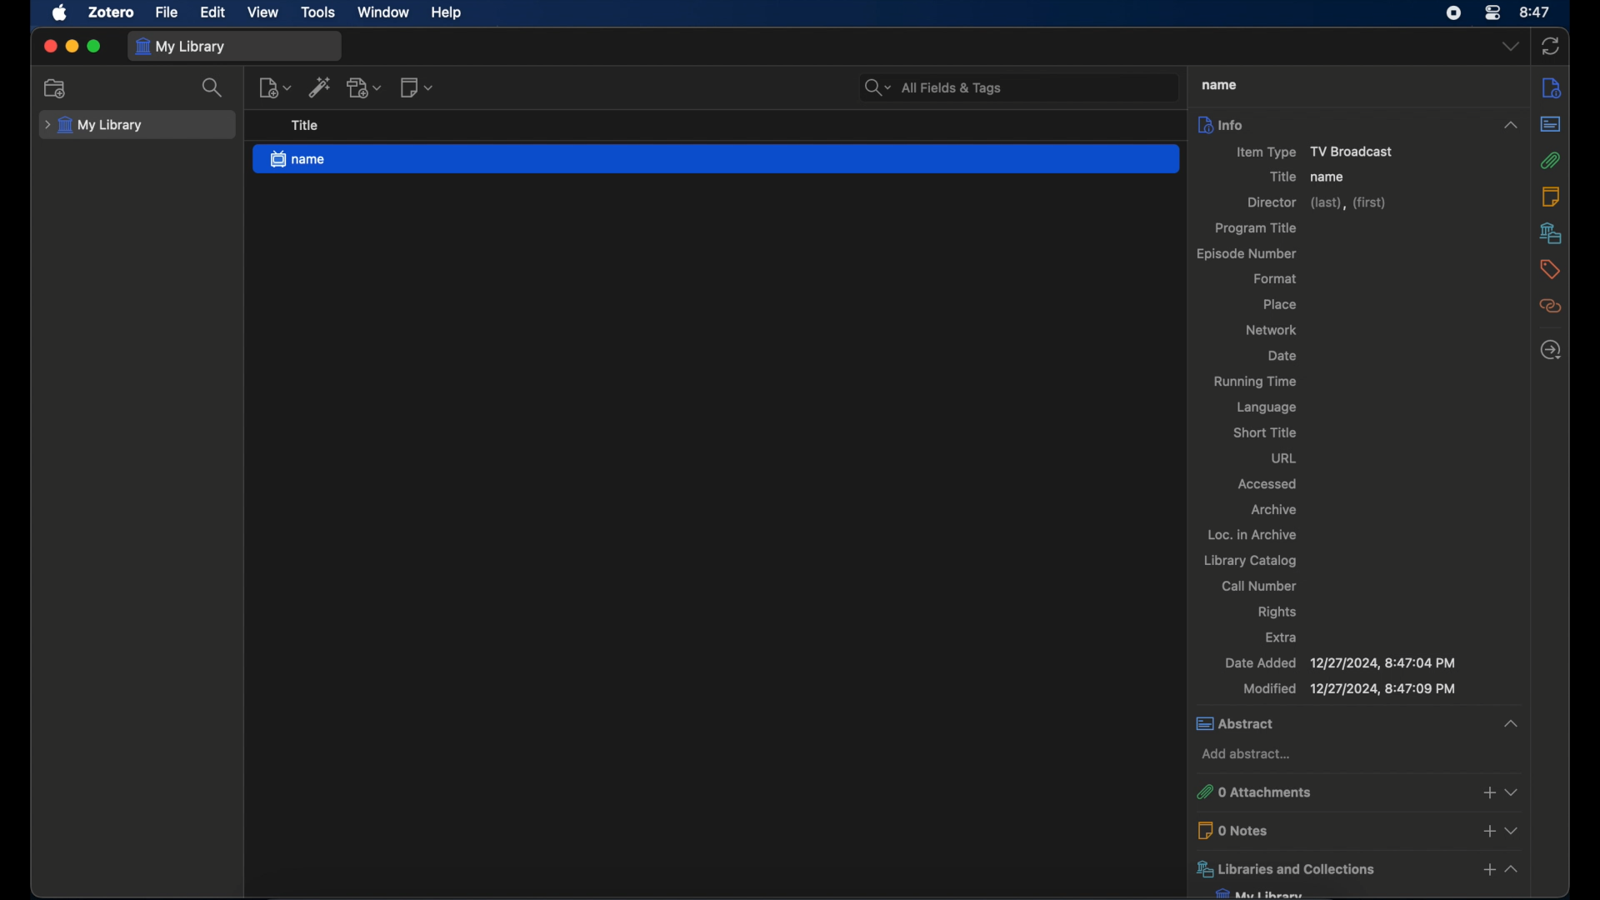  I want to click on dropdown, so click(1514, 828).